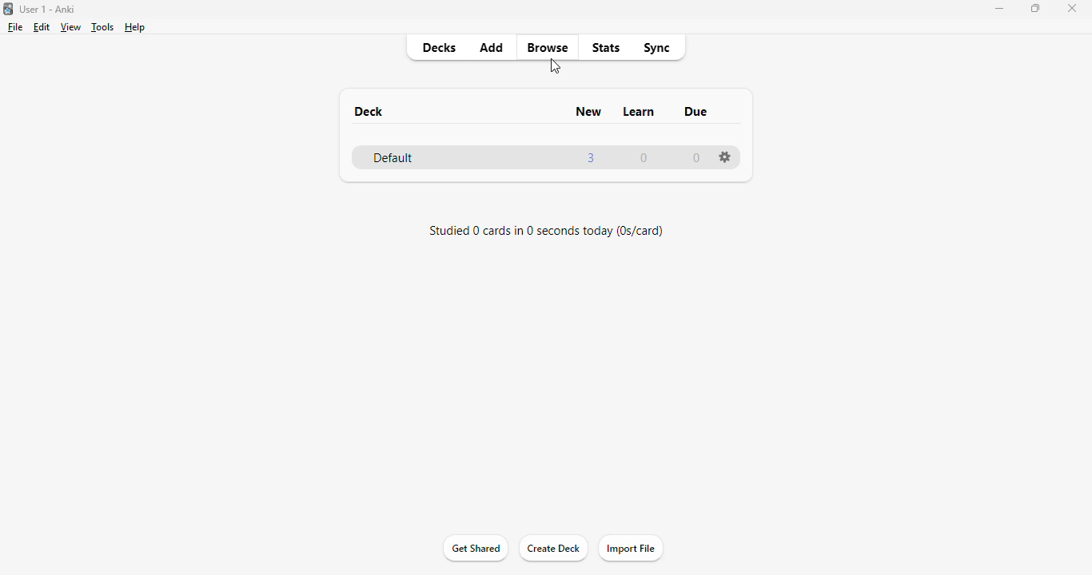  Describe the element at coordinates (1036, 8) in the screenshot. I see `maximize` at that location.